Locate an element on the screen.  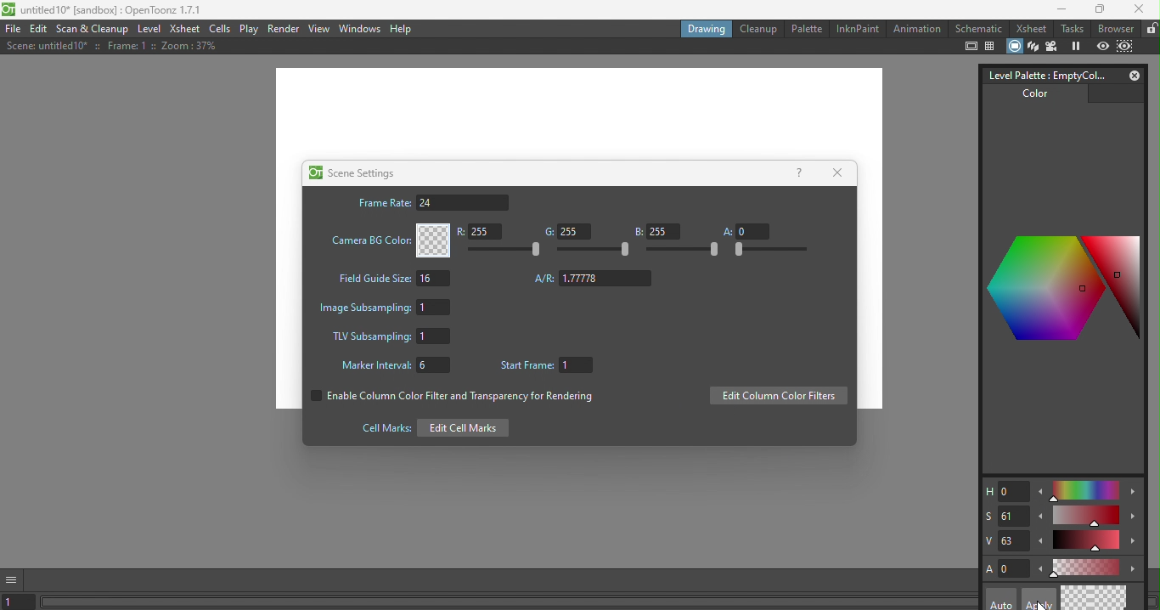
R is located at coordinates (483, 233).